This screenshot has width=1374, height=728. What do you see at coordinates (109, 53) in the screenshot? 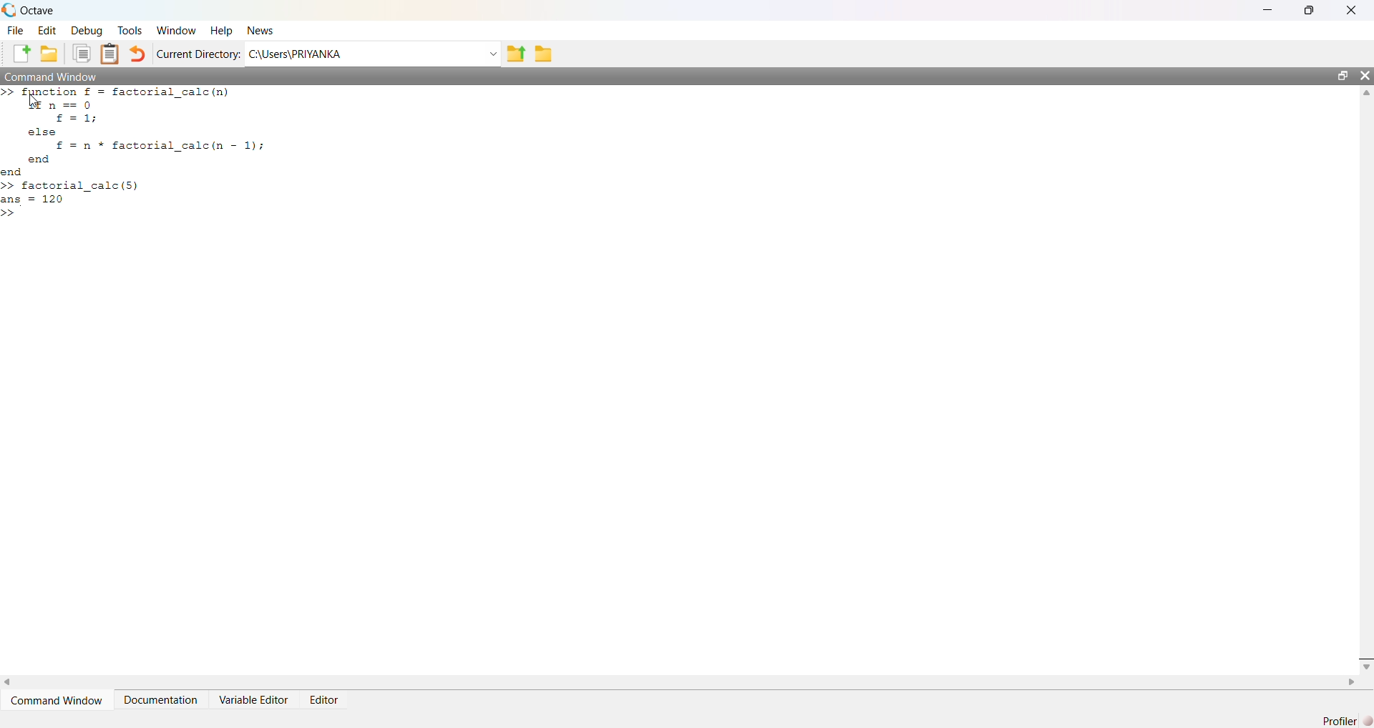
I see `clip board` at bounding box center [109, 53].